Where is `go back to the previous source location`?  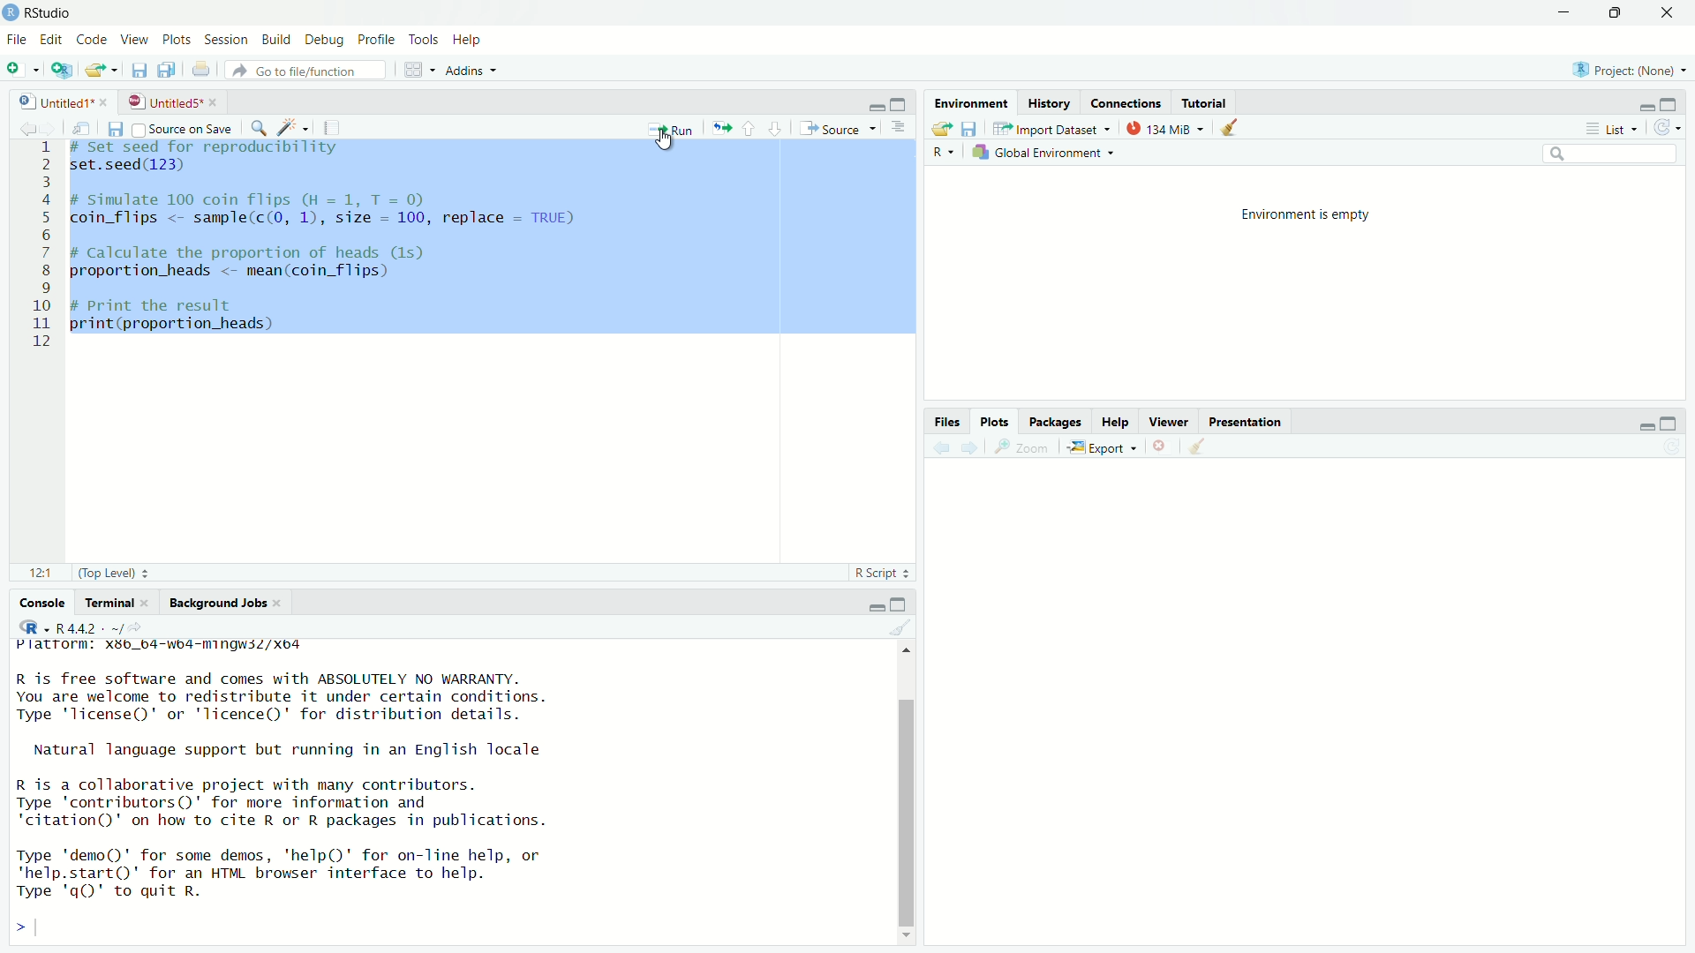
go back to the previous source location is located at coordinates (18, 125).